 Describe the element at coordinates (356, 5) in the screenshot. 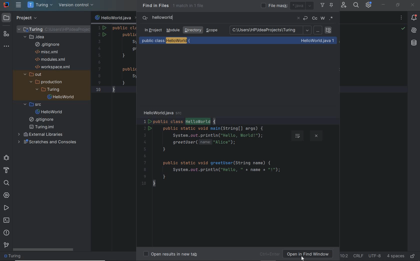

I see `search everywhere` at that location.